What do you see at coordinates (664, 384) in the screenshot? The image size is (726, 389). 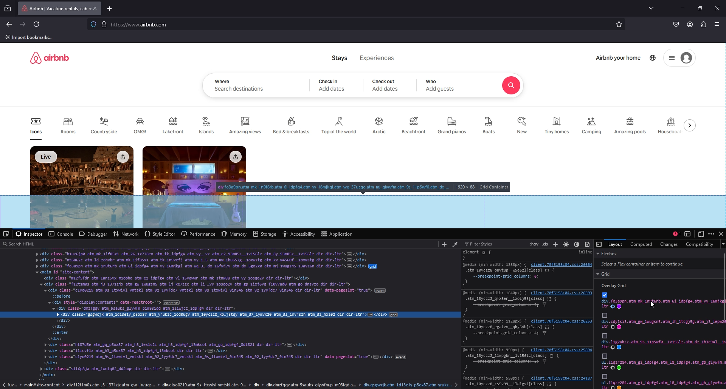 I see `grid css` at bounding box center [664, 384].